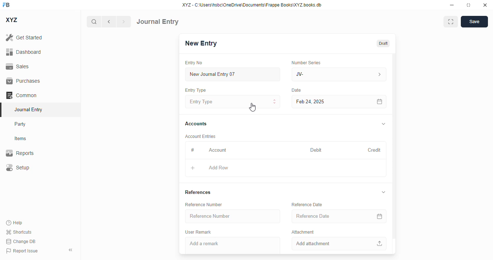 The height and width of the screenshot is (260, 493). I want to click on draft, so click(383, 43).